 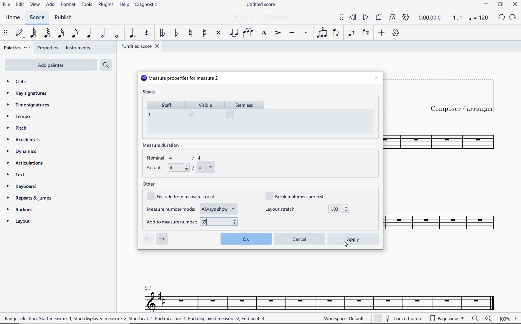 I want to click on measure properties for measure 2, so click(x=180, y=79).